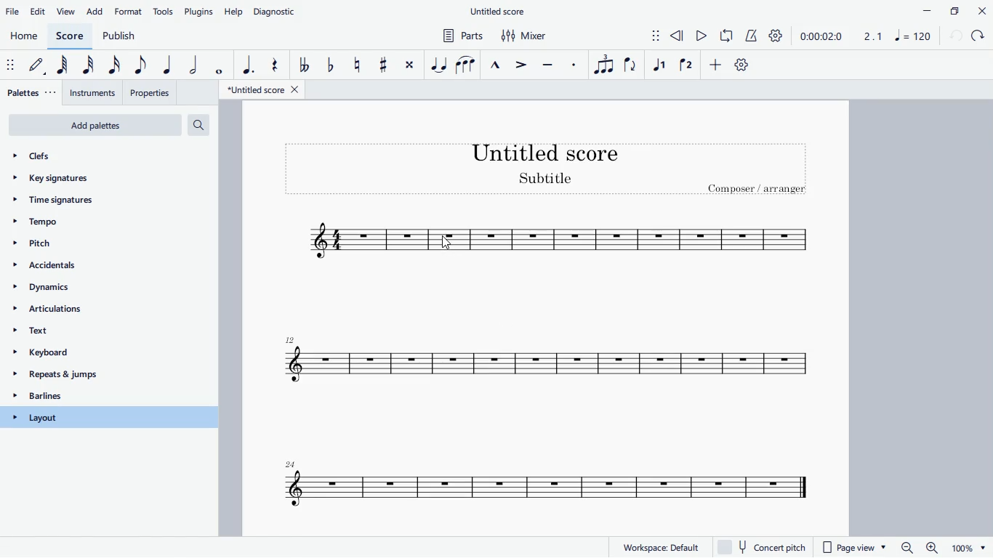  Describe the element at coordinates (278, 9) in the screenshot. I see `diagnostic` at that location.